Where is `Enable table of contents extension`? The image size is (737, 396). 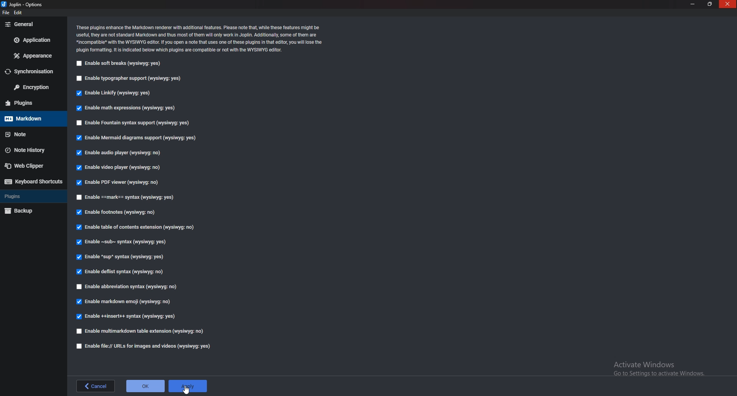
Enable table of contents extension is located at coordinates (138, 228).